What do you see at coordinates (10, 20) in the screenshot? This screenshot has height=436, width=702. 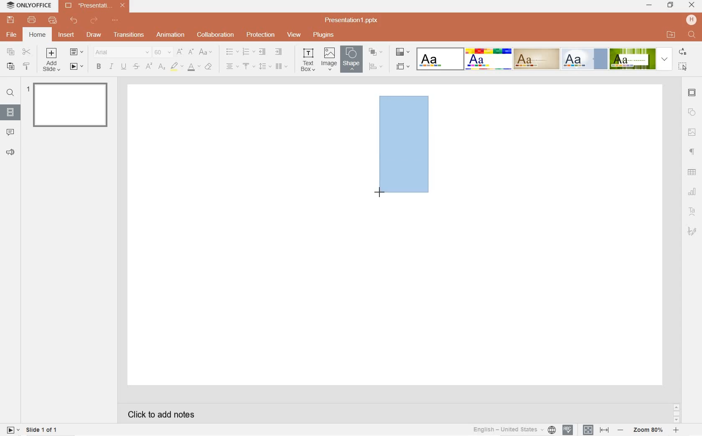 I see `save` at bounding box center [10, 20].